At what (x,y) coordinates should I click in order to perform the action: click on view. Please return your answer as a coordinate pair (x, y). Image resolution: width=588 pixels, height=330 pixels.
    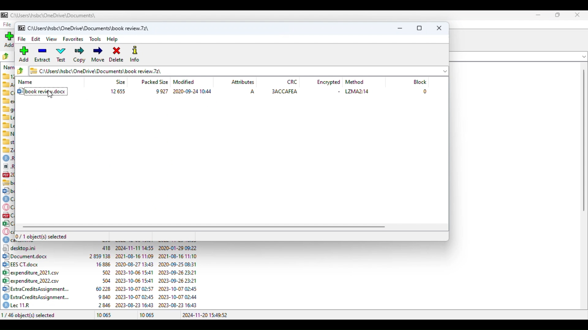
    Looking at the image, I should click on (52, 39).